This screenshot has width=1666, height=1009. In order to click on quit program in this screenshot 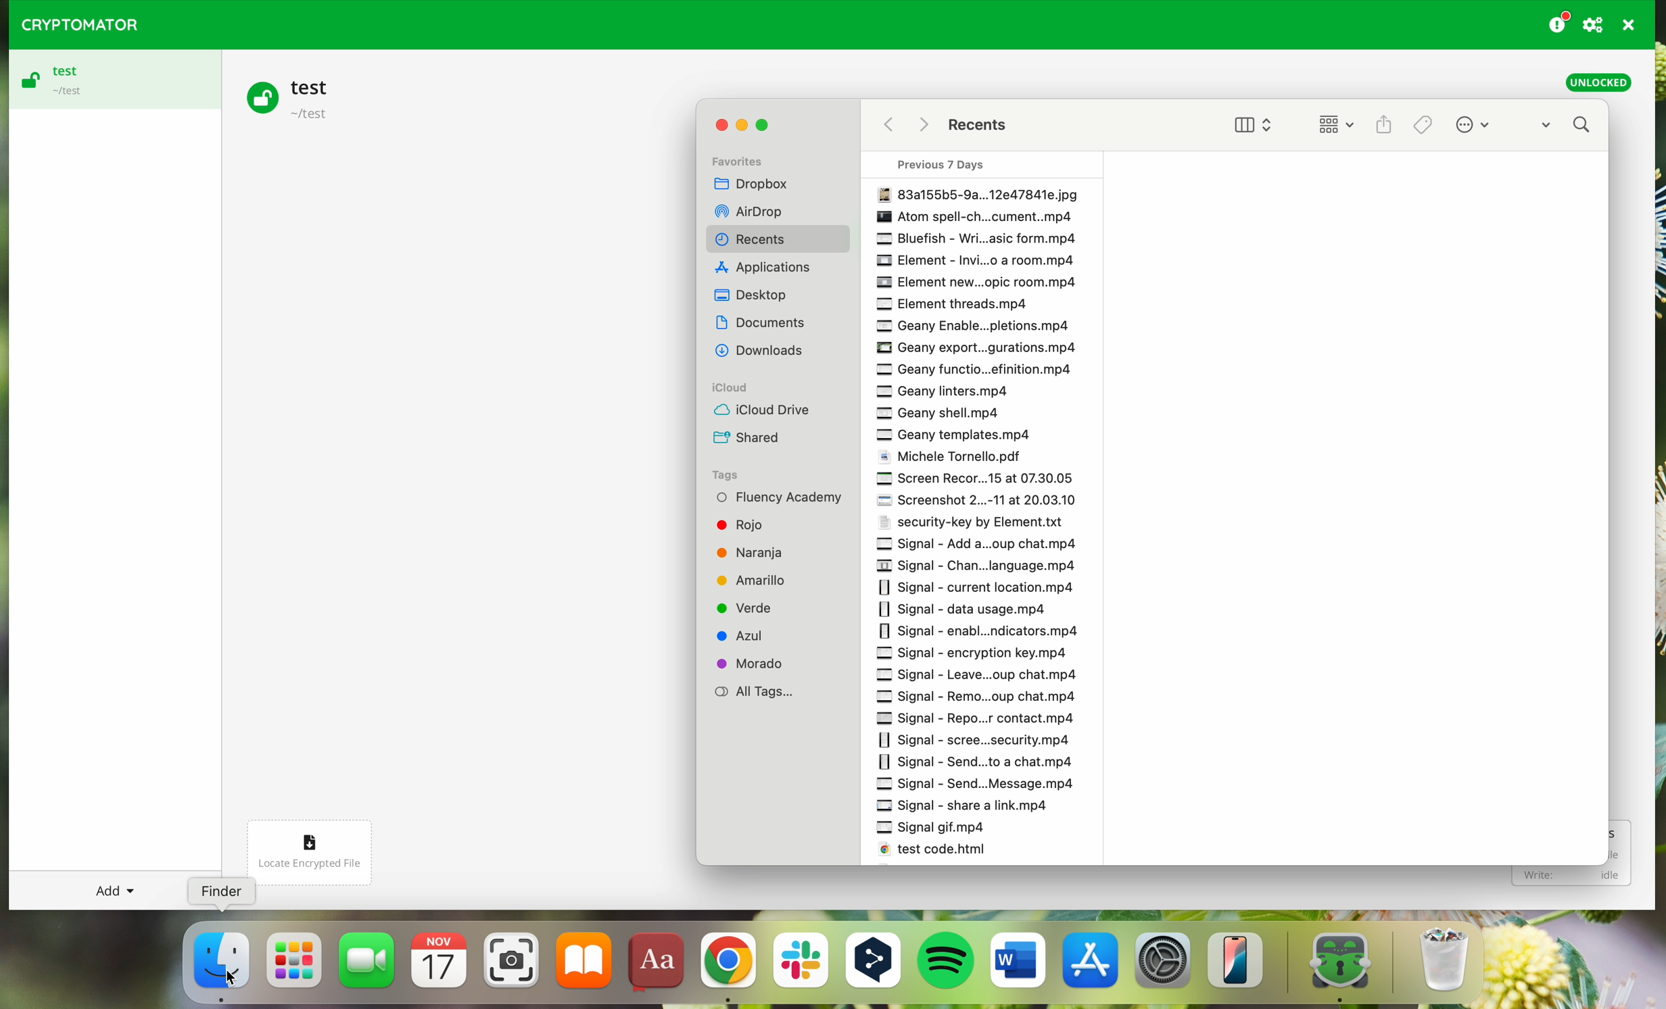, I will do `click(1629, 25)`.